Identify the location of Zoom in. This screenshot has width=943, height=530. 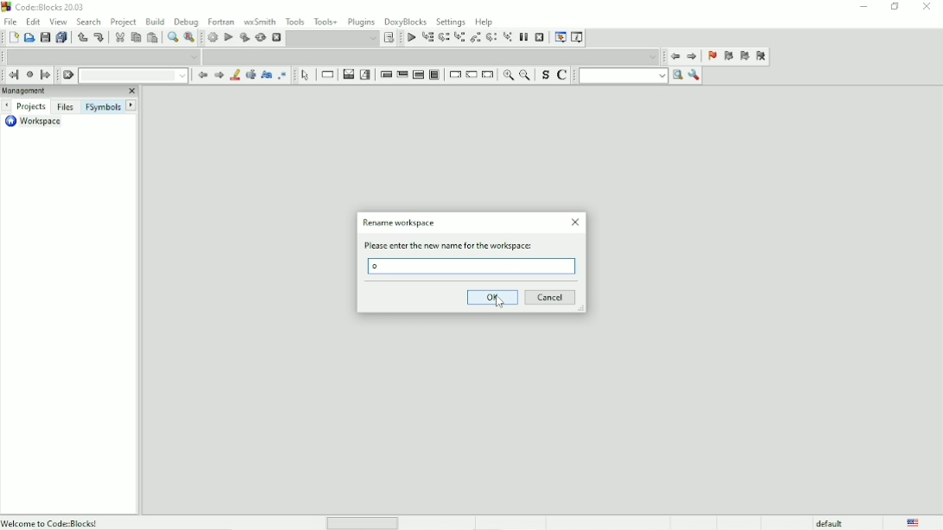
(508, 76).